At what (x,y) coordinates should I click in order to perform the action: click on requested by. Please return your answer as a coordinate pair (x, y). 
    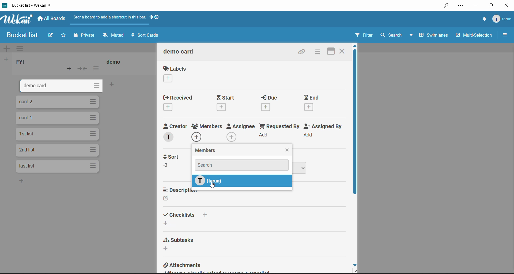
    Looking at the image, I should click on (279, 127).